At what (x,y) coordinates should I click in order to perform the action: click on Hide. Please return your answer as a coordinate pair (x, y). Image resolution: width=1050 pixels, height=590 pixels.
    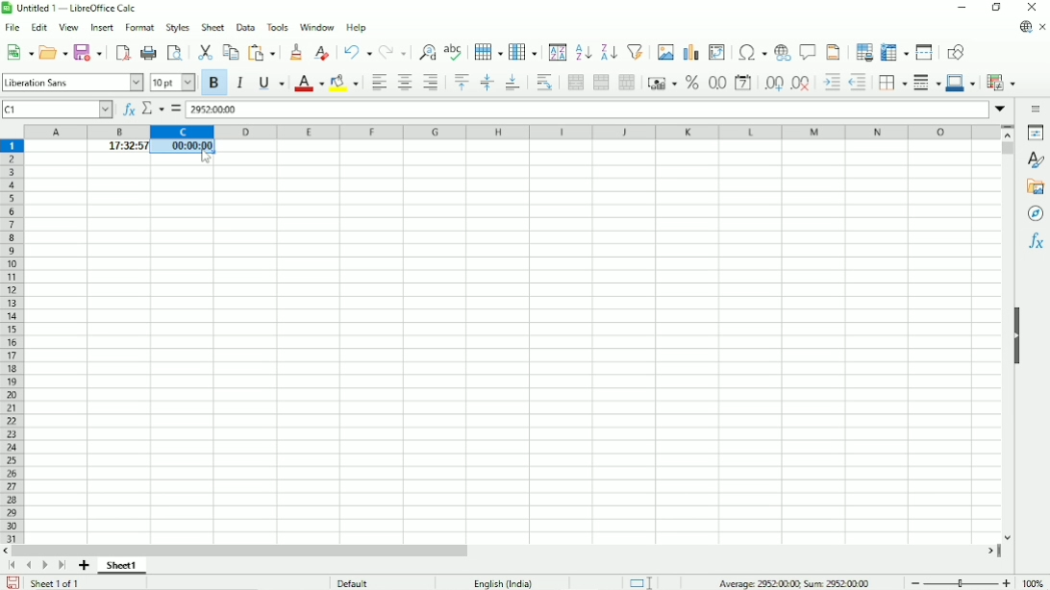
    Looking at the image, I should click on (1019, 340).